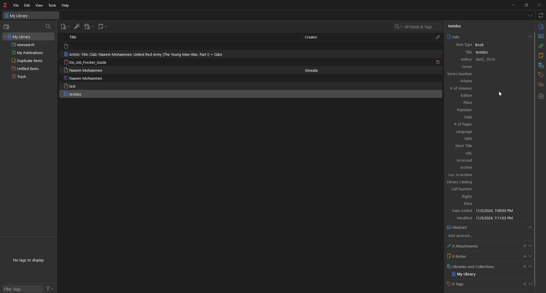  Describe the element at coordinates (463, 45) in the screenshot. I see `item type` at that location.